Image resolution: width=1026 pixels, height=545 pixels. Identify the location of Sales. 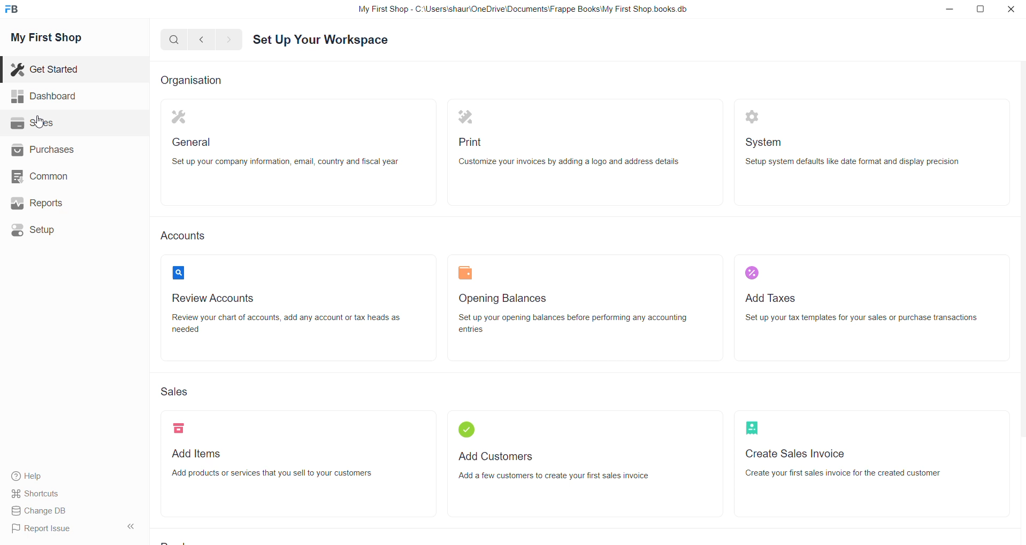
(45, 124).